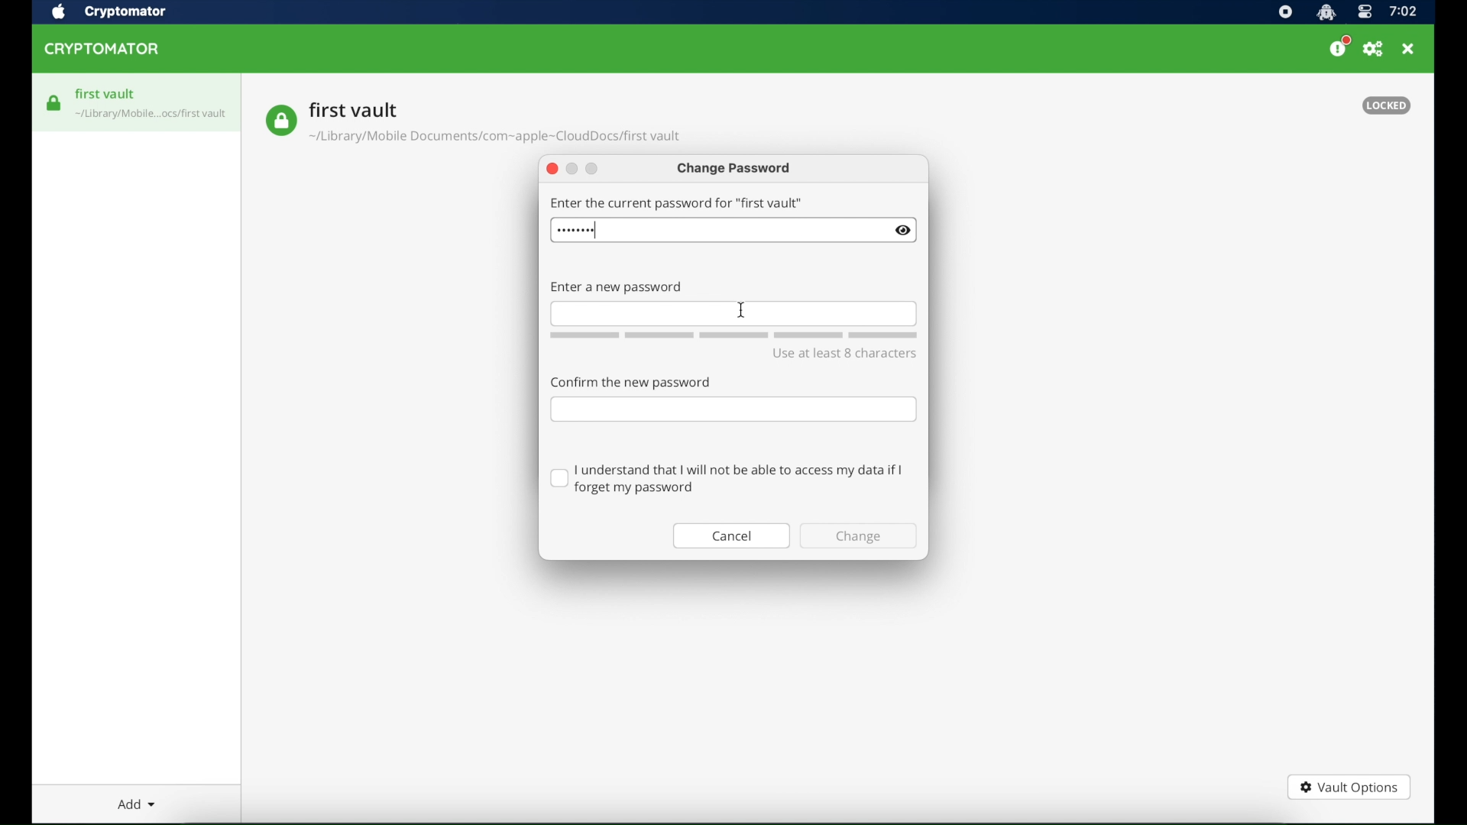 The image size is (1467, 825). What do you see at coordinates (731, 536) in the screenshot?
I see `cancel` at bounding box center [731, 536].